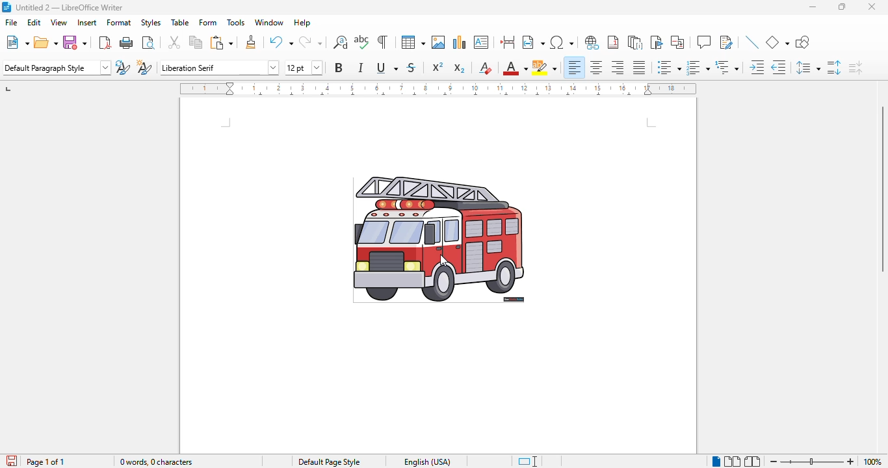 This screenshot has height=468, width=888. I want to click on insert hyperlink, so click(593, 43).